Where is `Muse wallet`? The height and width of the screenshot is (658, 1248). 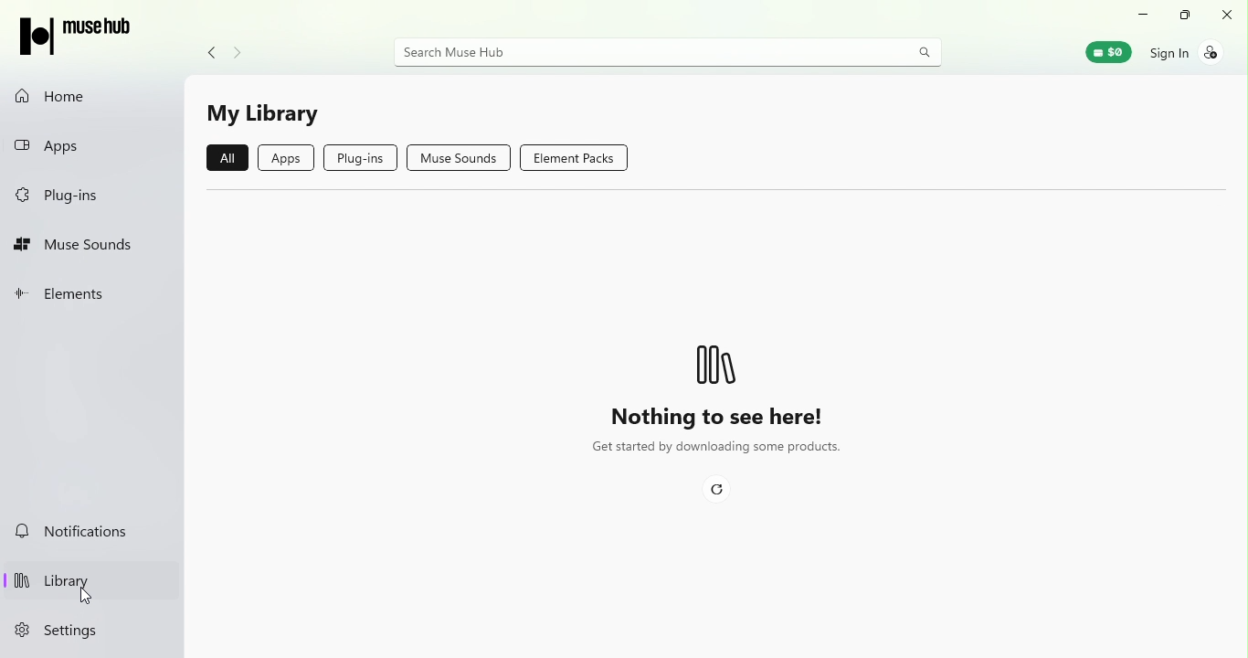
Muse wallet is located at coordinates (1103, 51).